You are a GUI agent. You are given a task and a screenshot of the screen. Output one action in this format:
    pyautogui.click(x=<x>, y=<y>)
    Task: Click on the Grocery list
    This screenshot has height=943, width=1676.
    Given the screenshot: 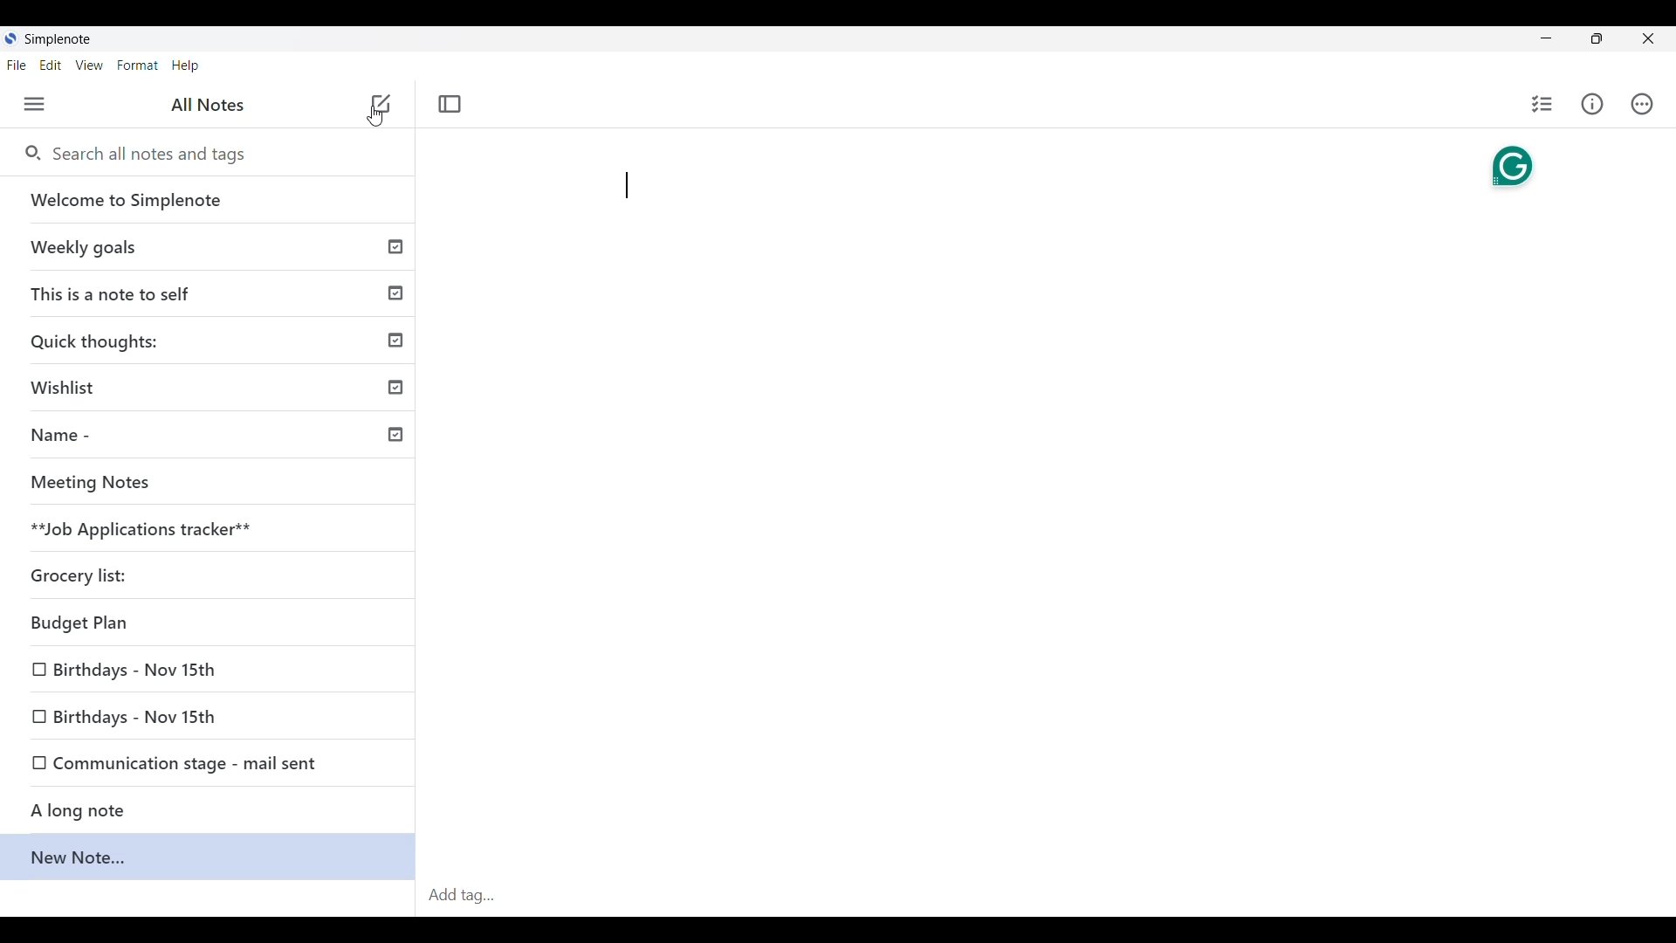 What is the action you would take?
    pyautogui.click(x=125, y=573)
    